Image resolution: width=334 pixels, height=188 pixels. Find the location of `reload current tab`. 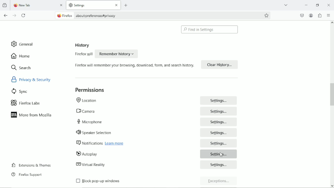

reload current tab is located at coordinates (24, 16).